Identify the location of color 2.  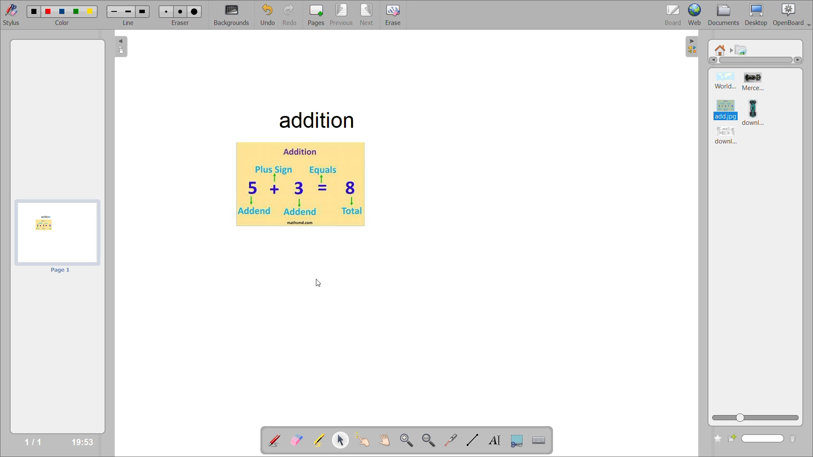
(49, 12).